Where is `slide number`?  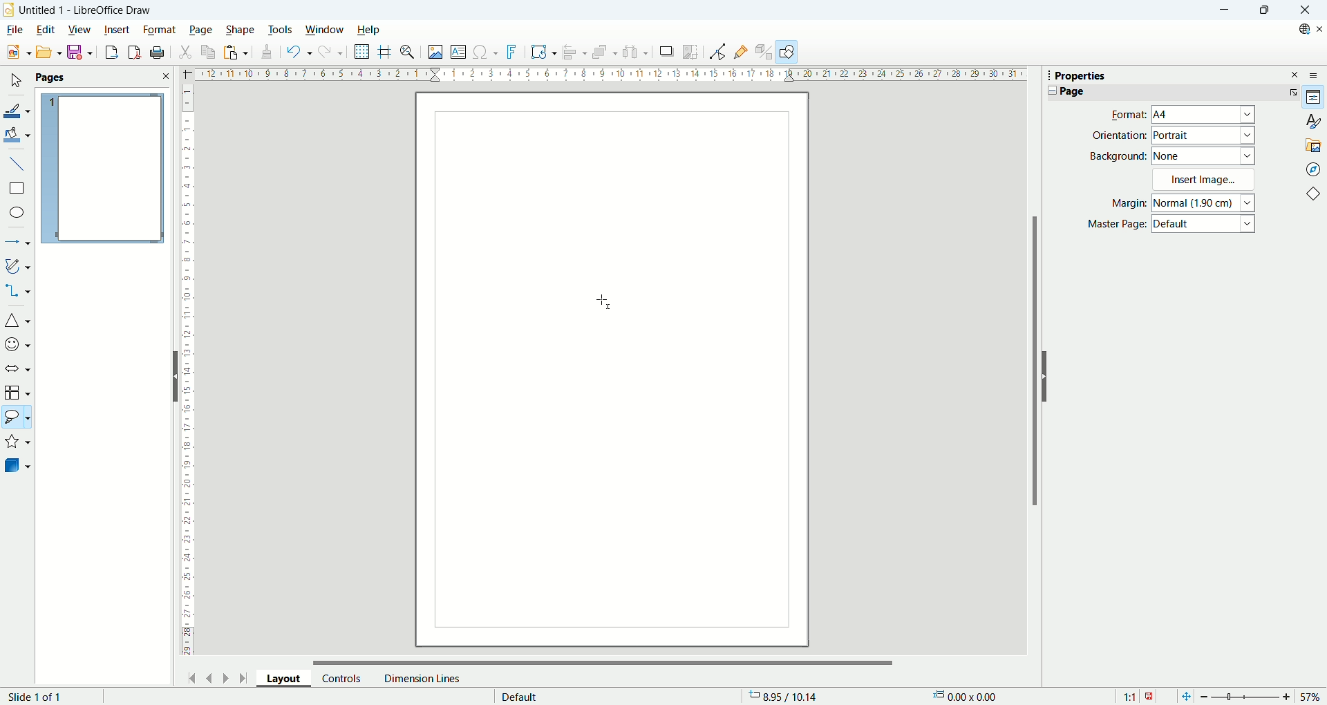
slide number is located at coordinates (38, 697).